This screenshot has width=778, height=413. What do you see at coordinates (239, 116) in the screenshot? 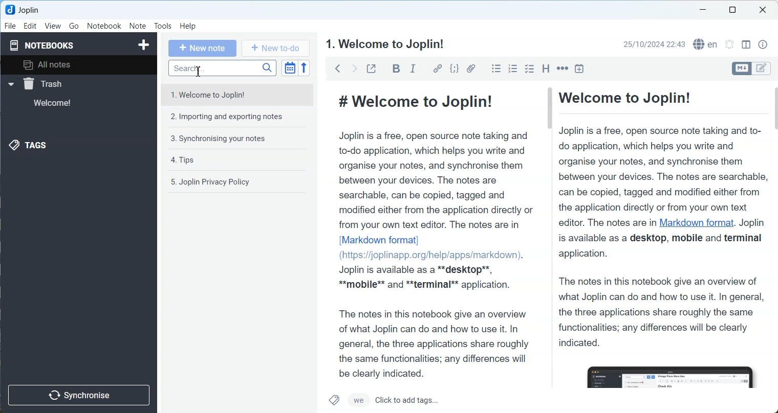
I see `importing and exporting Notes` at bounding box center [239, 116].